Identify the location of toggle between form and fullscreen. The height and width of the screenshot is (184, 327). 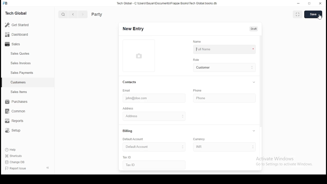
(298, 14).